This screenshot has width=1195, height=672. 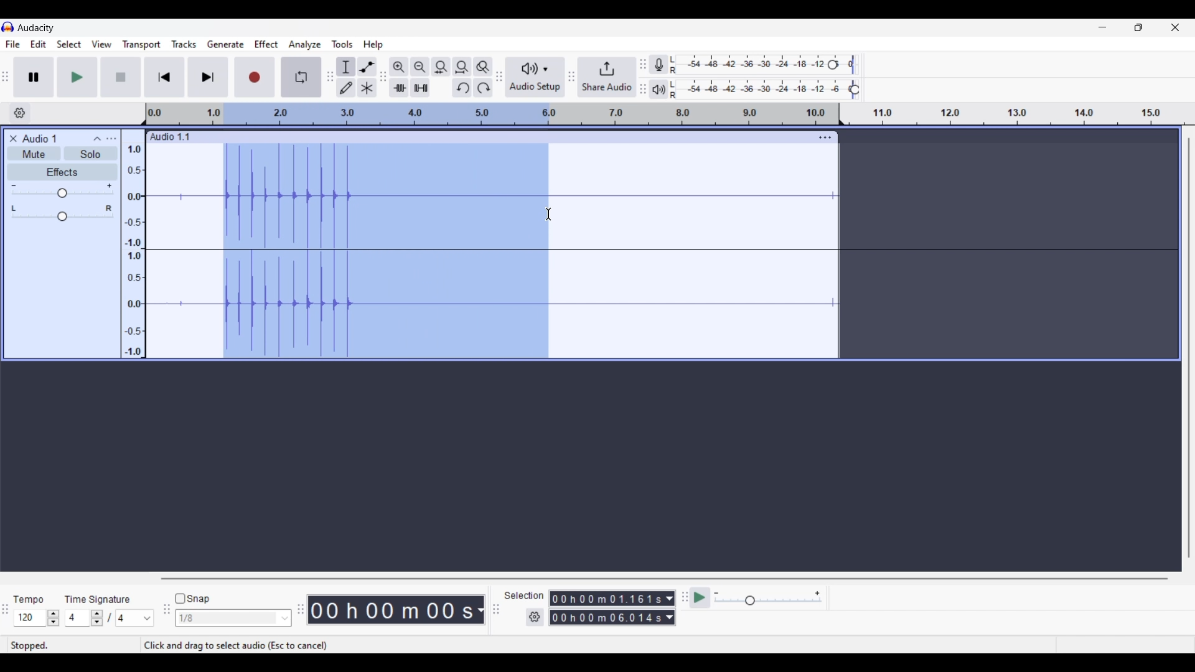 I want to click on Selection, so click(x=525, y=595).